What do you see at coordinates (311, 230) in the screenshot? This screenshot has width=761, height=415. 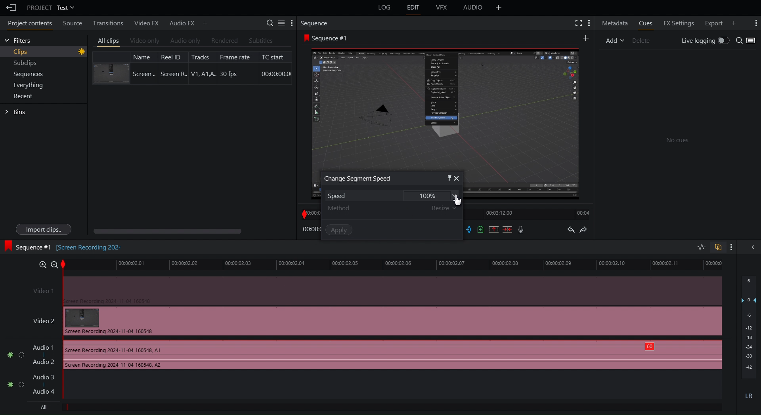 I see `Timestamp` at bounding box center [311, 230].